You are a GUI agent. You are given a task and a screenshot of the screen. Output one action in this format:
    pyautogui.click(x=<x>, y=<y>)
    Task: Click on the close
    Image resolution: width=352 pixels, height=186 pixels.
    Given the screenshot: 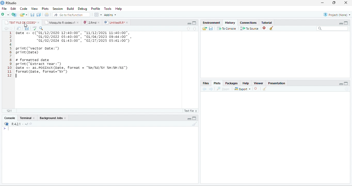 What is the action you would take?
    pyautogui.click(x=34, y=118)
    